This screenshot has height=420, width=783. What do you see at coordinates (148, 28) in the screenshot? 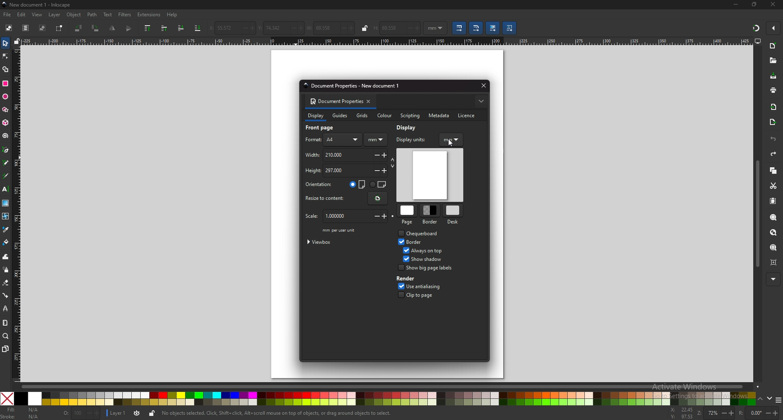
I see `raise selection to top` at bounding box center [148, 28].